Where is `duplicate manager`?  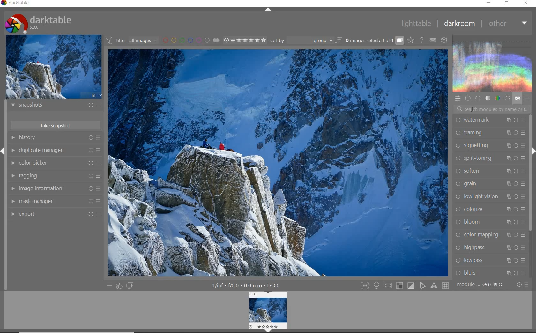 duplicate manager is located at coordinates (55, 150).